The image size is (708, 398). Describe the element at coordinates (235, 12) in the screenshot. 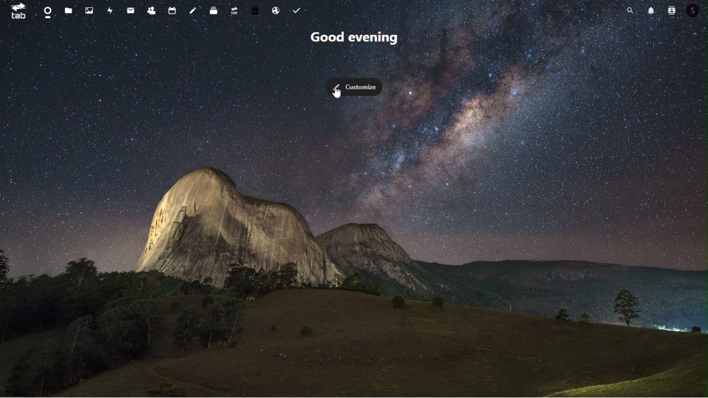

I see `upgrade` at that location.